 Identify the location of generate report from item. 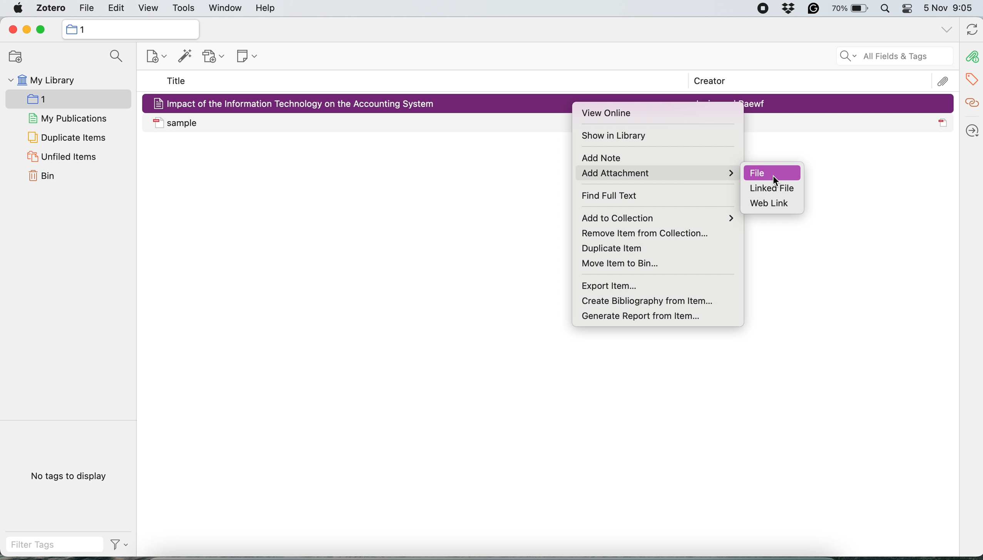
(640, 314).